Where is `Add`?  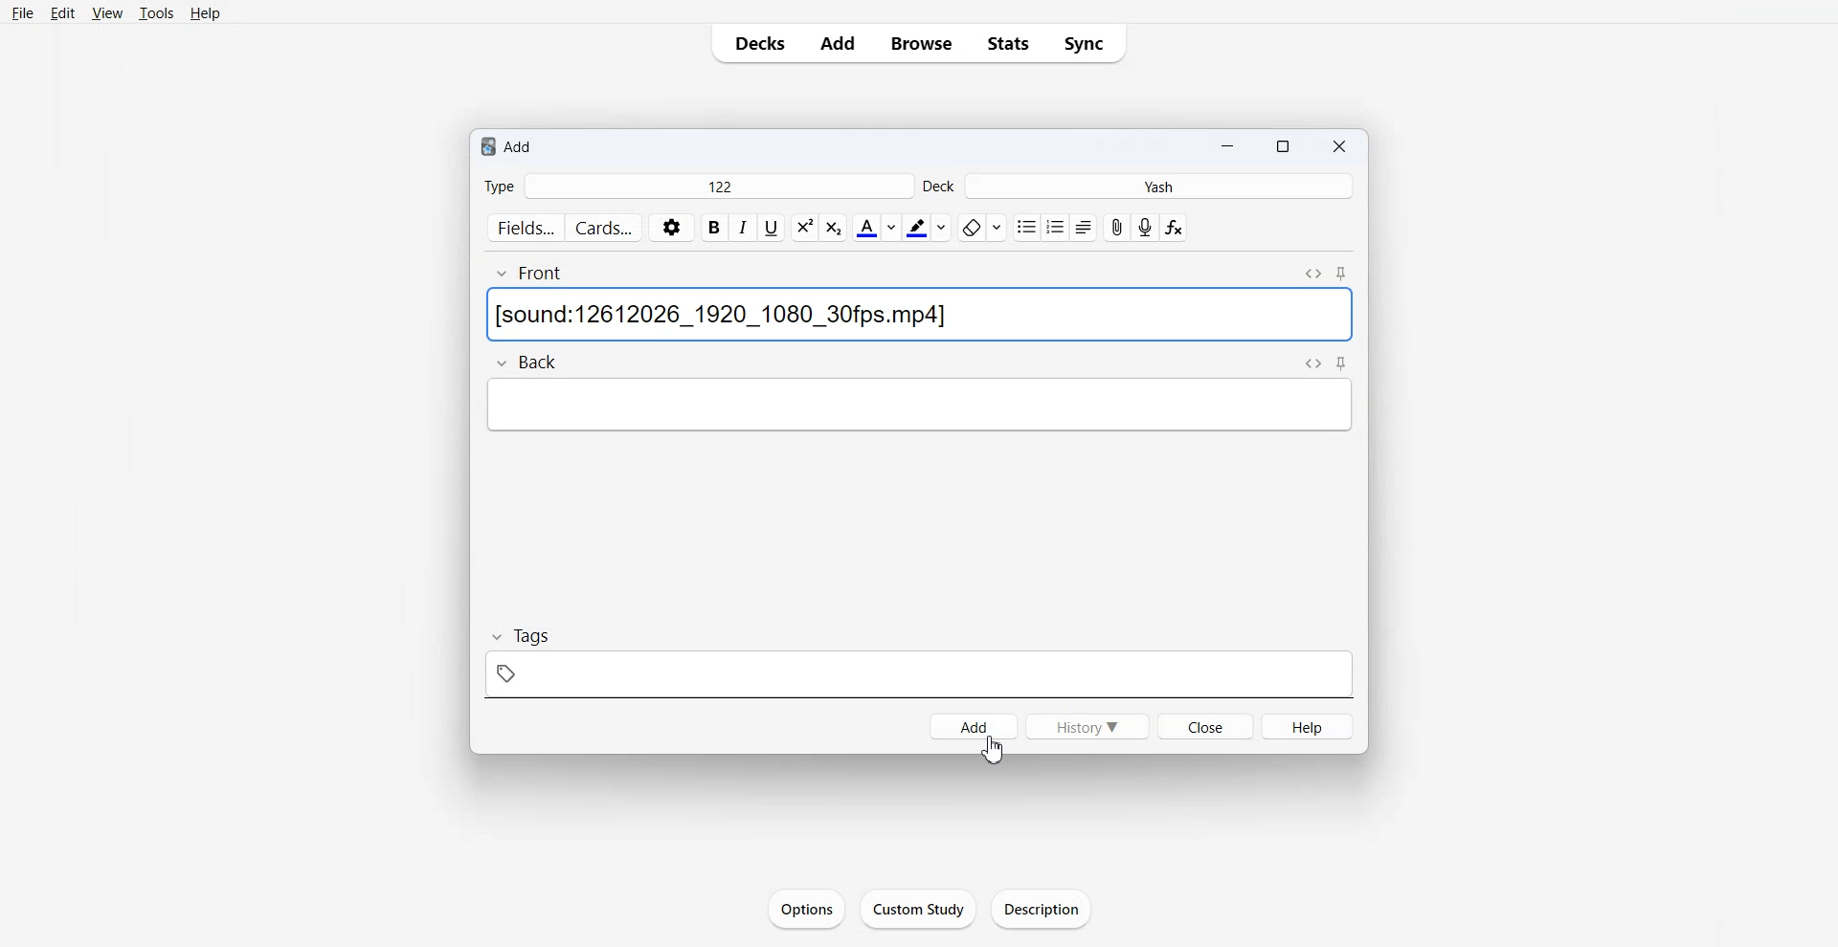 Add is located at coordinates (972, 725).